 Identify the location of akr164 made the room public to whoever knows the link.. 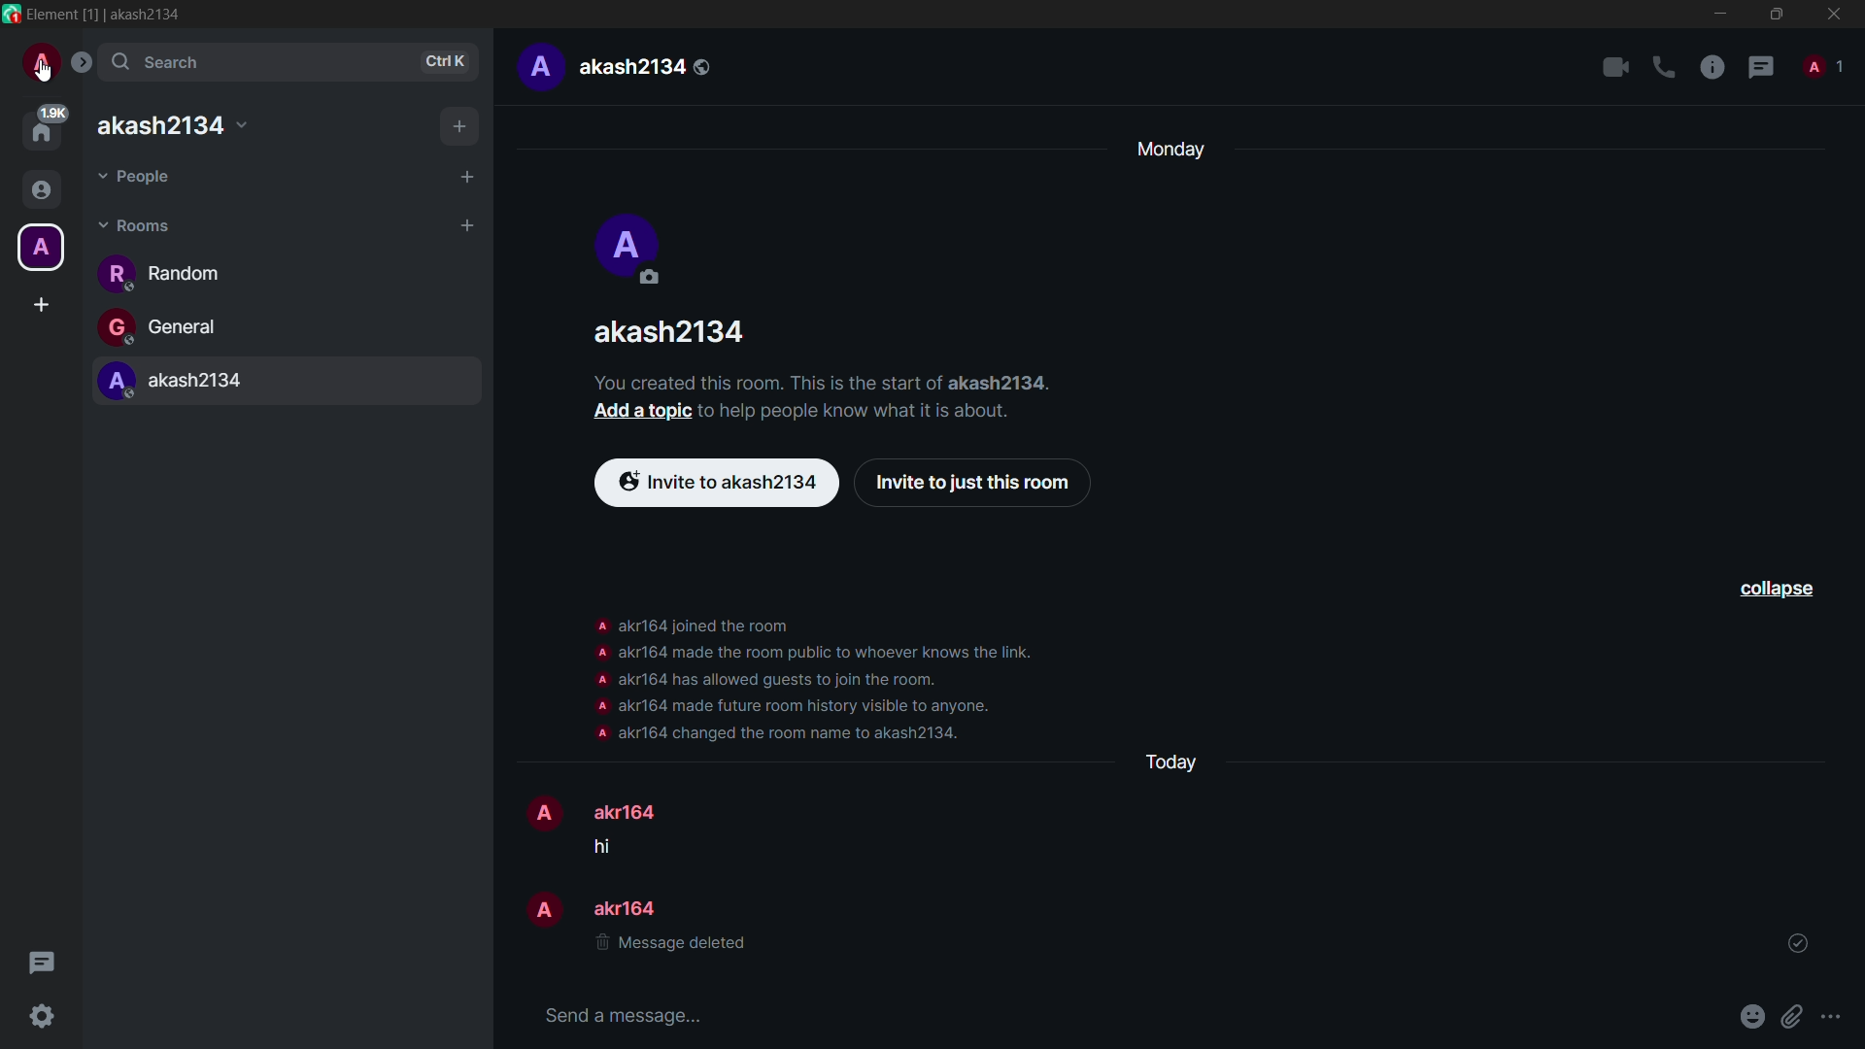
(830, 651).